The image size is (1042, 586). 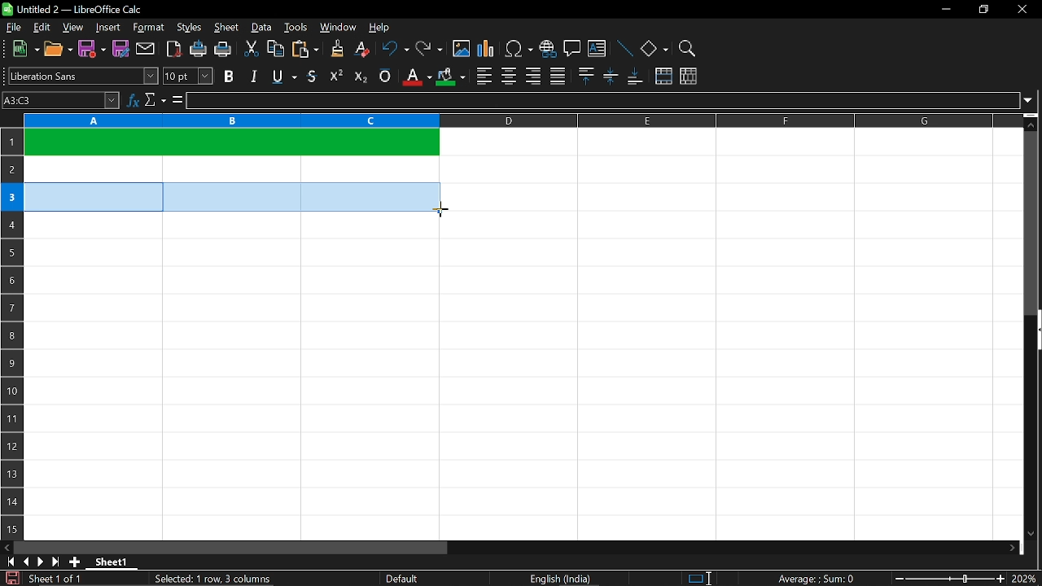 I want to click on text size, so click(x=188, y=76).